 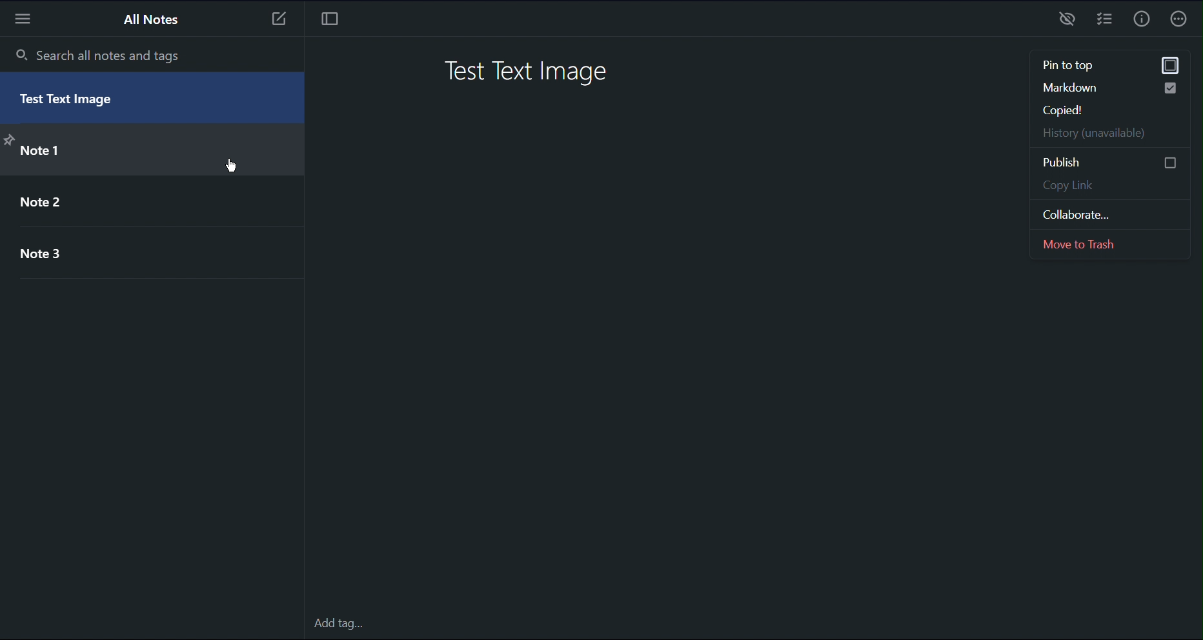 What do you see at coordinates (54, 259) in the screenshot?
I see `Note 3` at bounding box center [54, 259].